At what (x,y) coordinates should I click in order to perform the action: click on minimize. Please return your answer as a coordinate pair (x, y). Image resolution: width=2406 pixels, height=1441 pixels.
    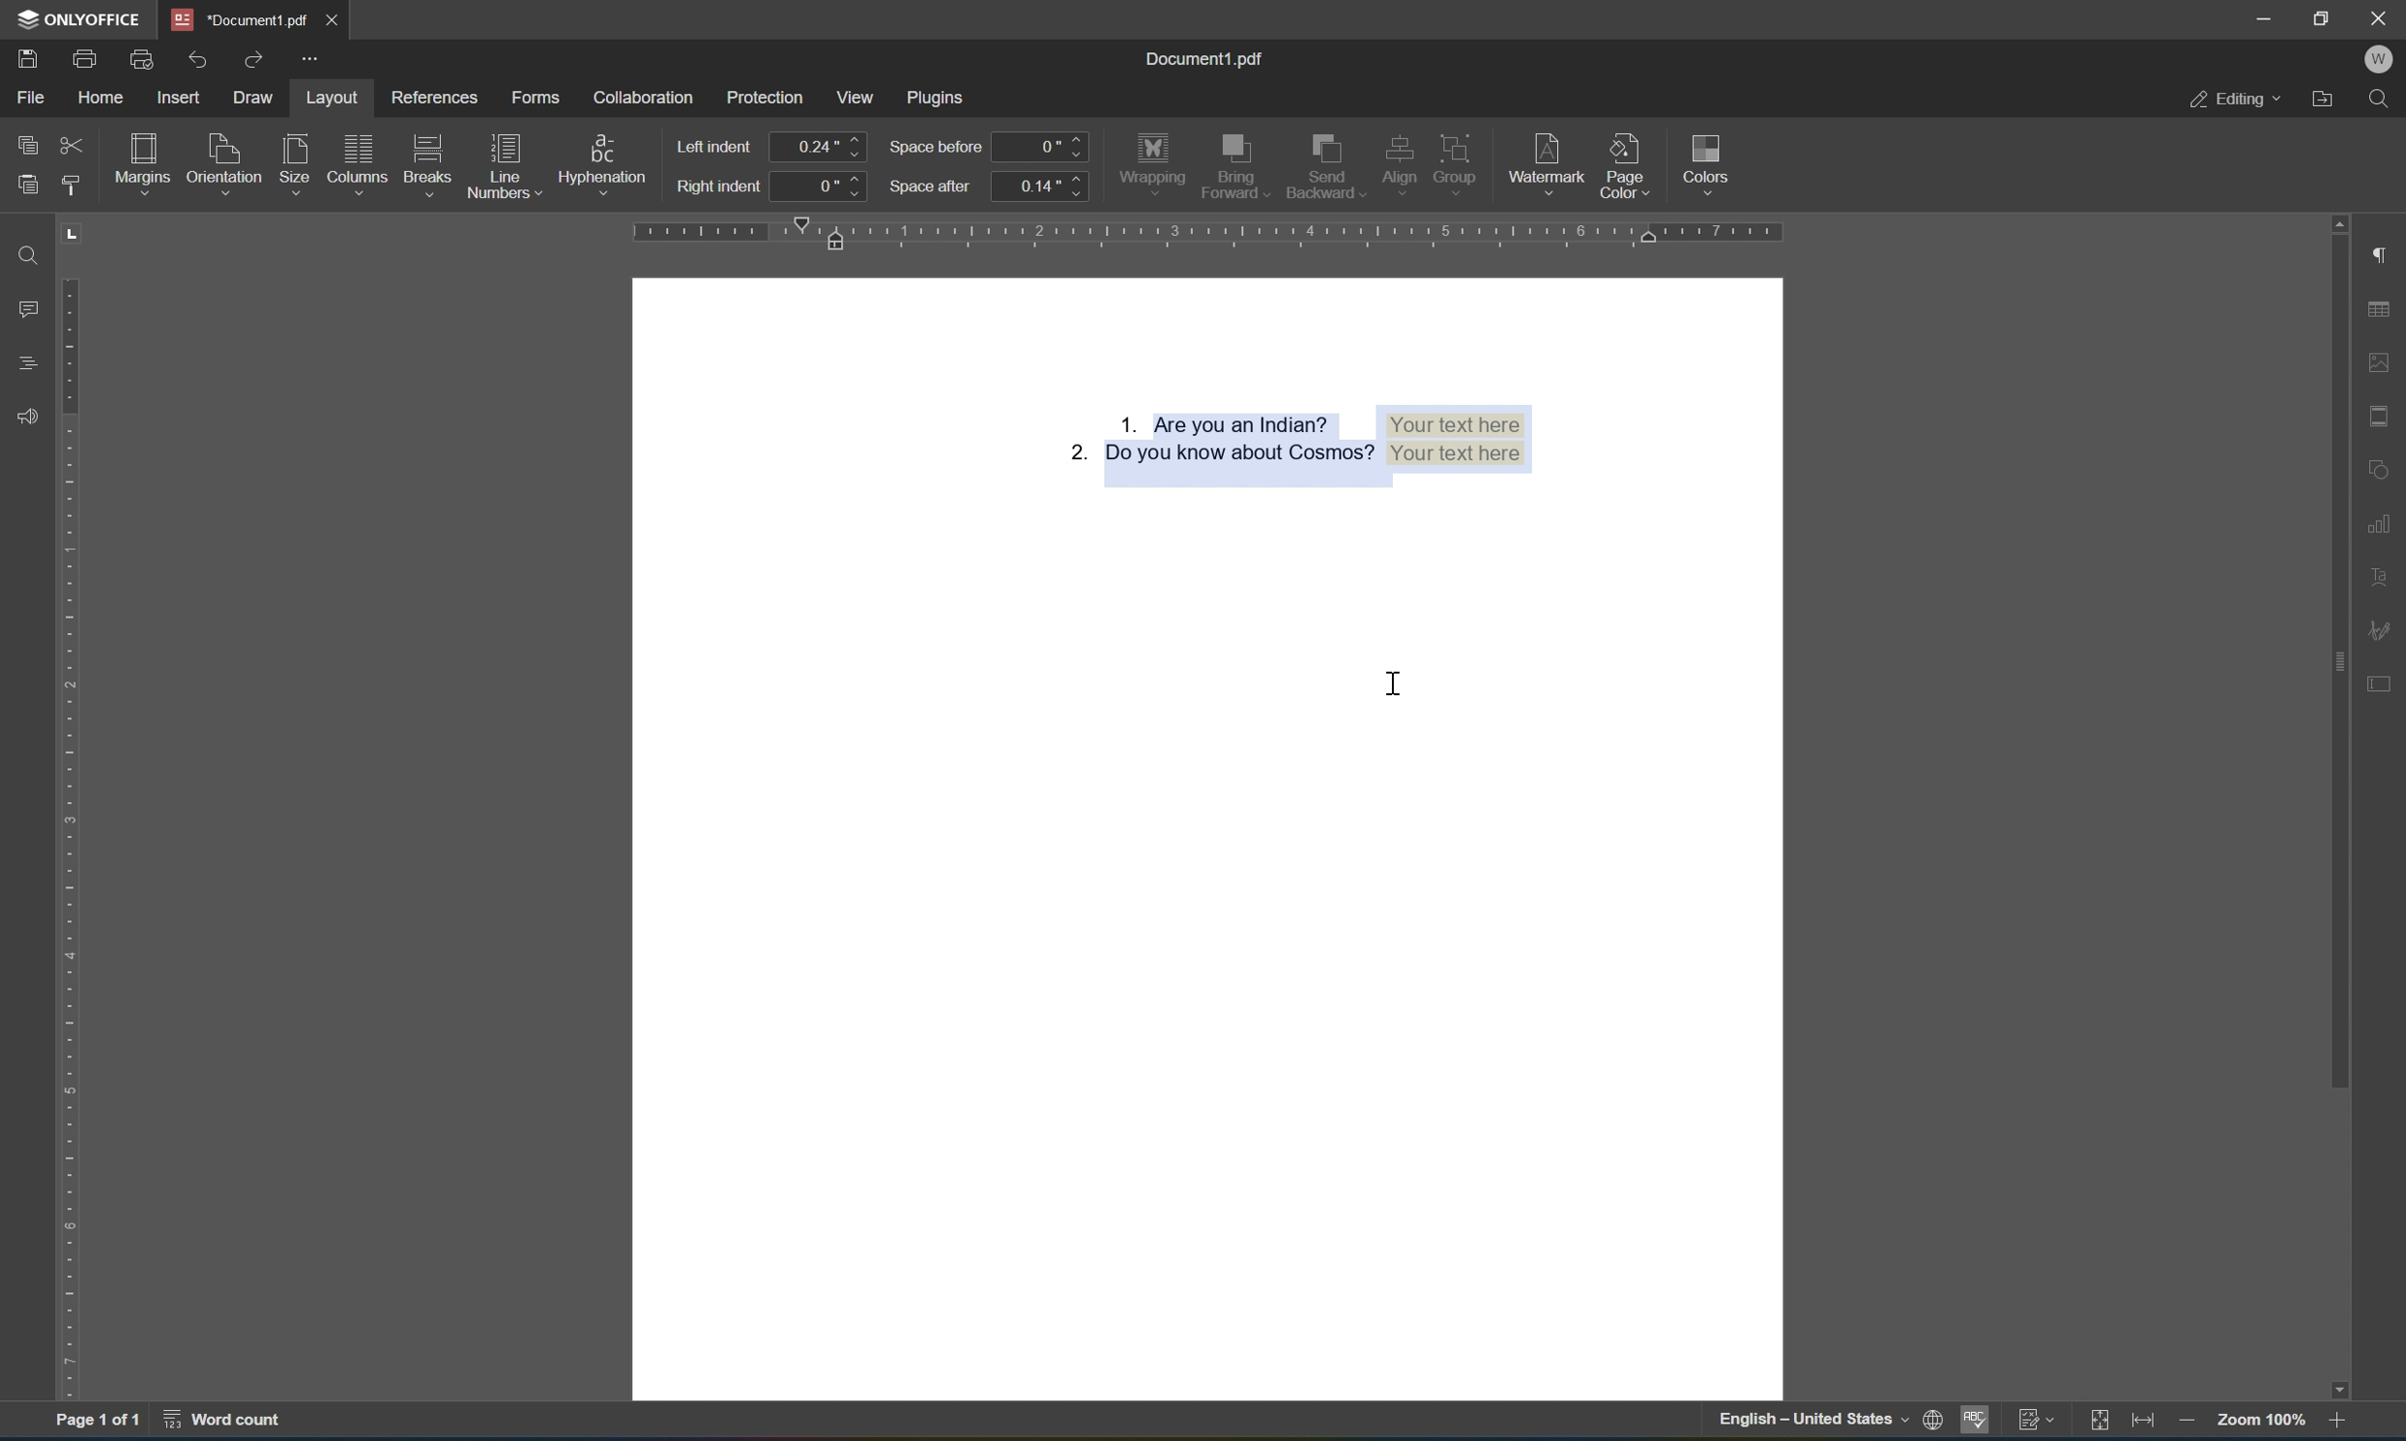
    Looking at the image, I should click on (2266, 15).